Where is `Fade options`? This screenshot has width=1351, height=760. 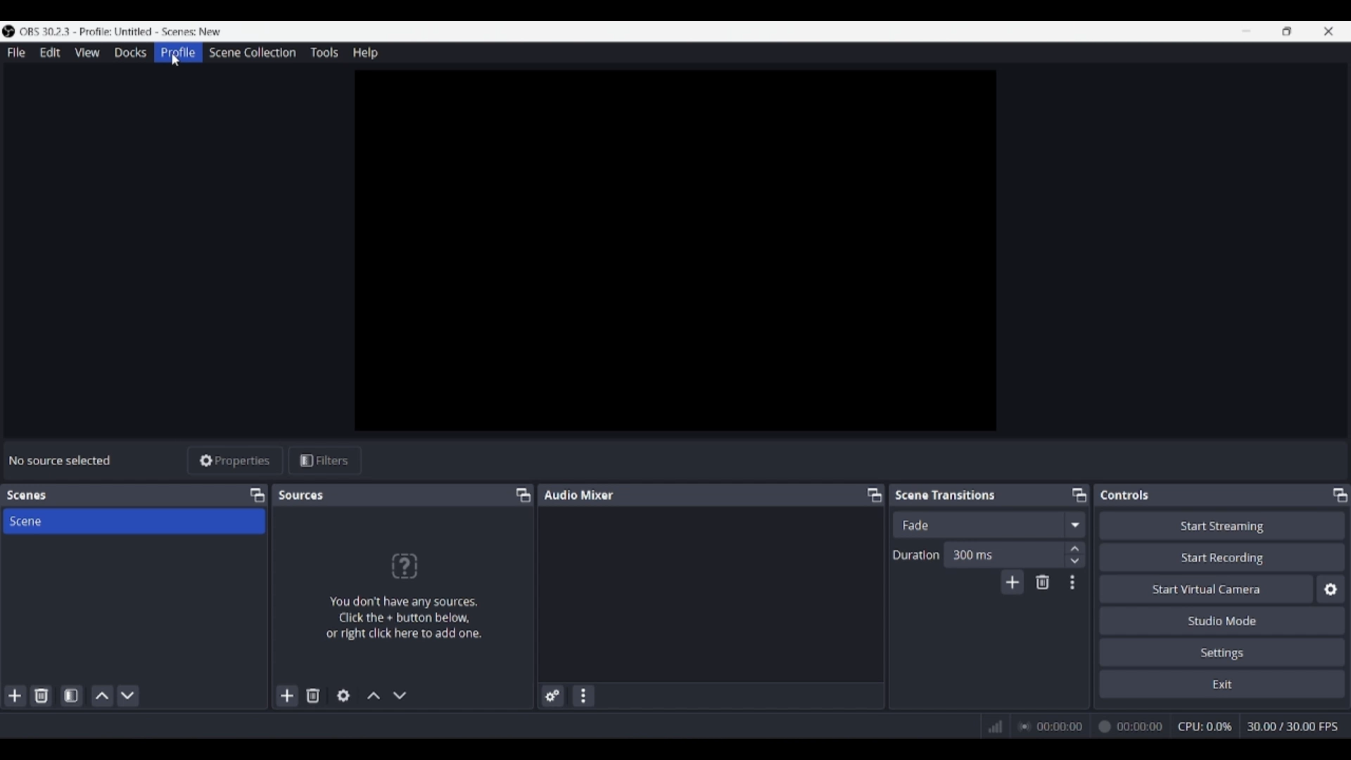 Fade options is located at coordinates (1074, 524).